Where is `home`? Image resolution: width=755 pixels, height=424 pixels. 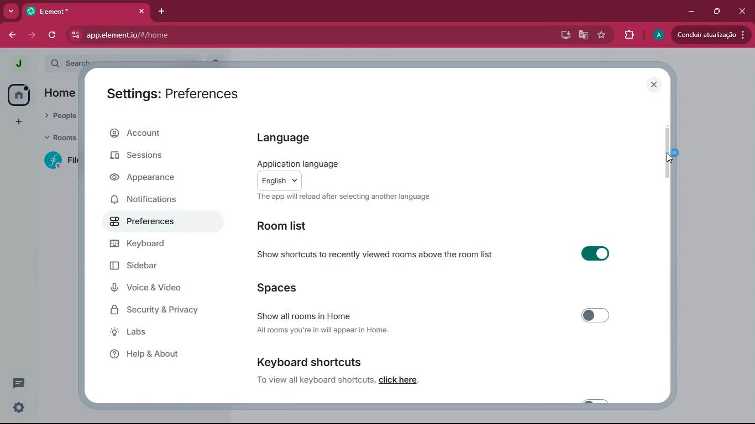 home is located at coordinates (18, 94).